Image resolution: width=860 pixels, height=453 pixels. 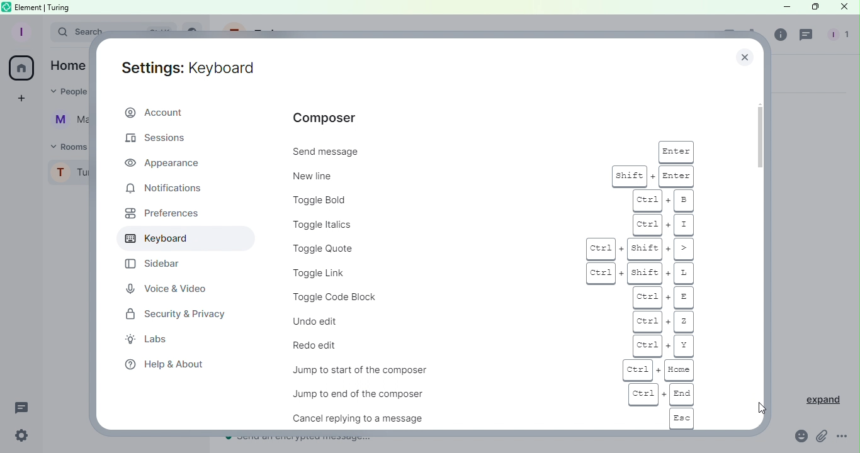 What do you see at coordinates (24, 409) in the screenshot?
I see `Threads` at bounding box center [24, 409].